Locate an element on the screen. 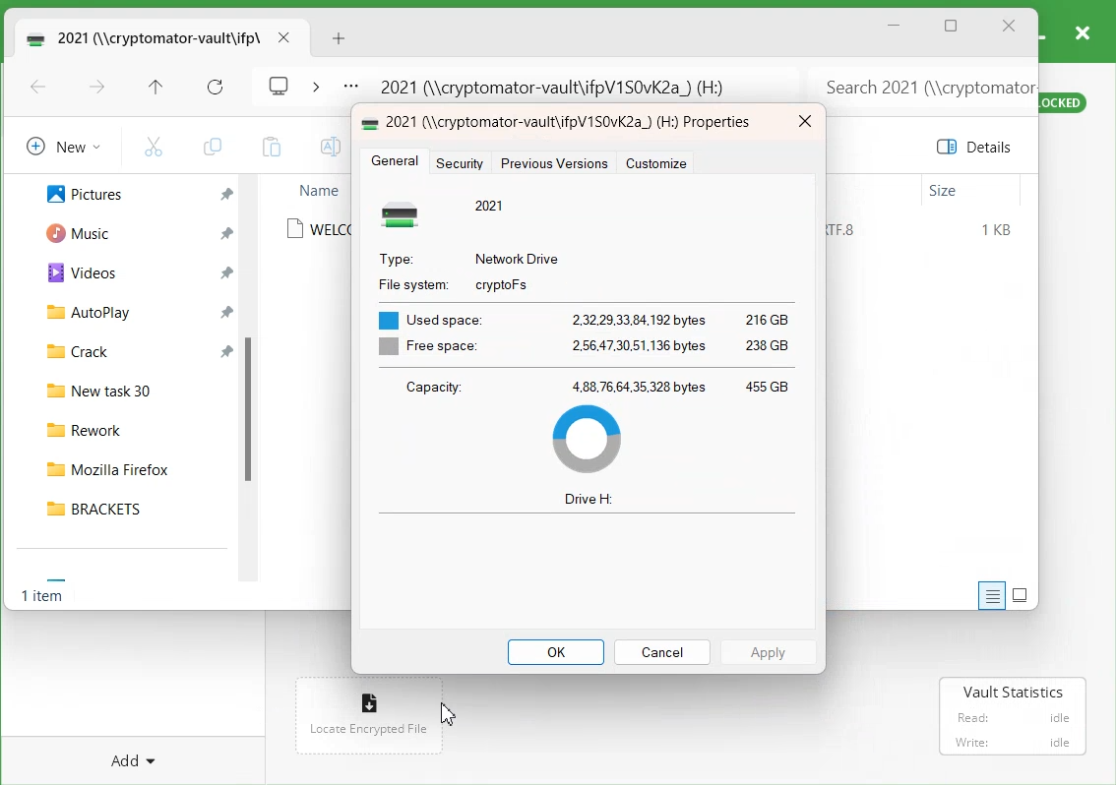 This screenshot has width=1116, height=785. Paste is located at coordinates (271, 147).